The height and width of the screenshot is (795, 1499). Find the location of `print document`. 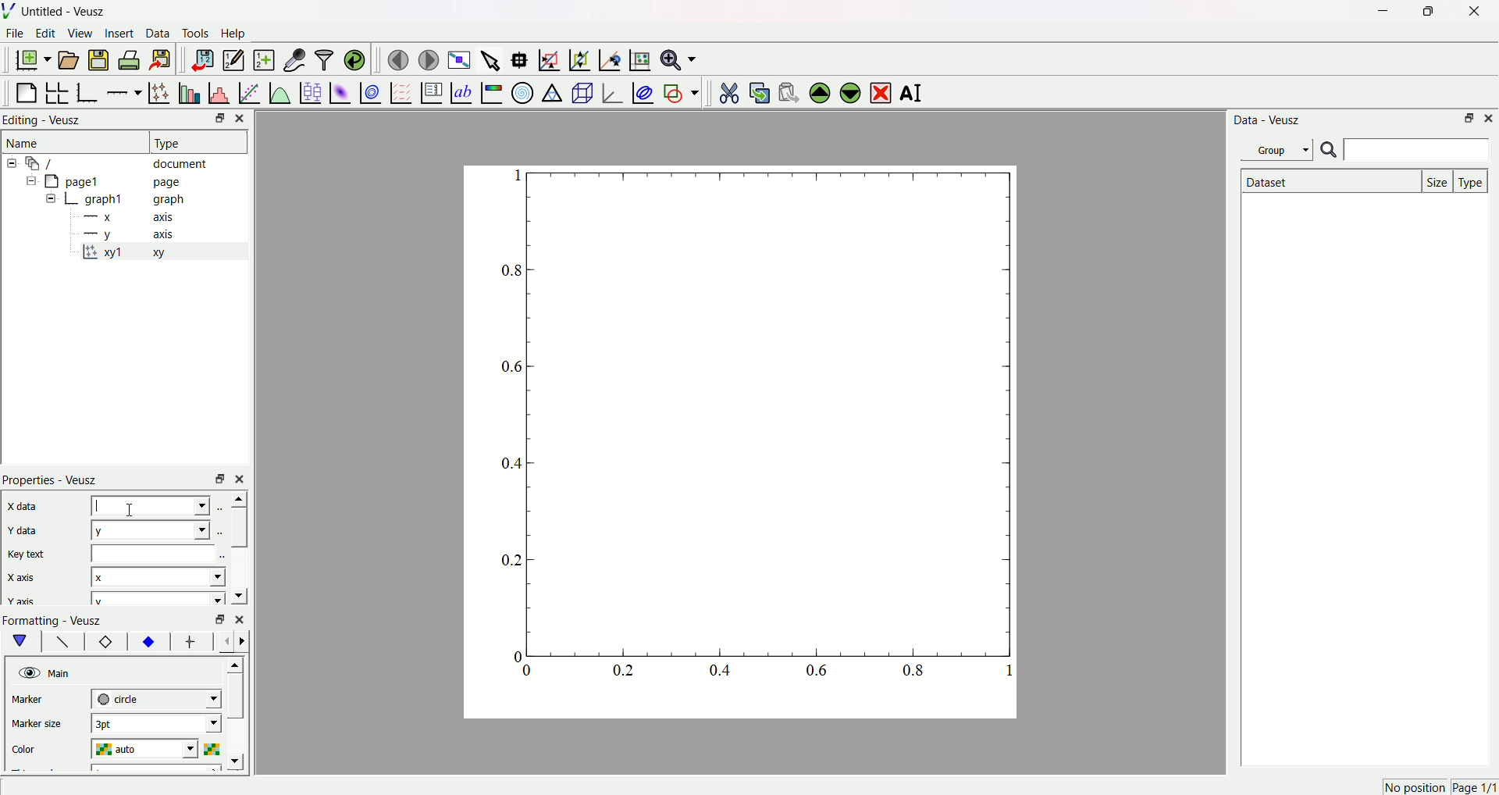

print document is located at coordinates (131, 62).